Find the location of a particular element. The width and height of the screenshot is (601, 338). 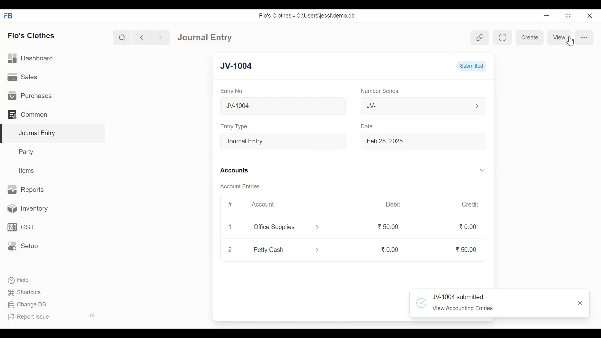

Change DB is located at coordinates (27, 304).